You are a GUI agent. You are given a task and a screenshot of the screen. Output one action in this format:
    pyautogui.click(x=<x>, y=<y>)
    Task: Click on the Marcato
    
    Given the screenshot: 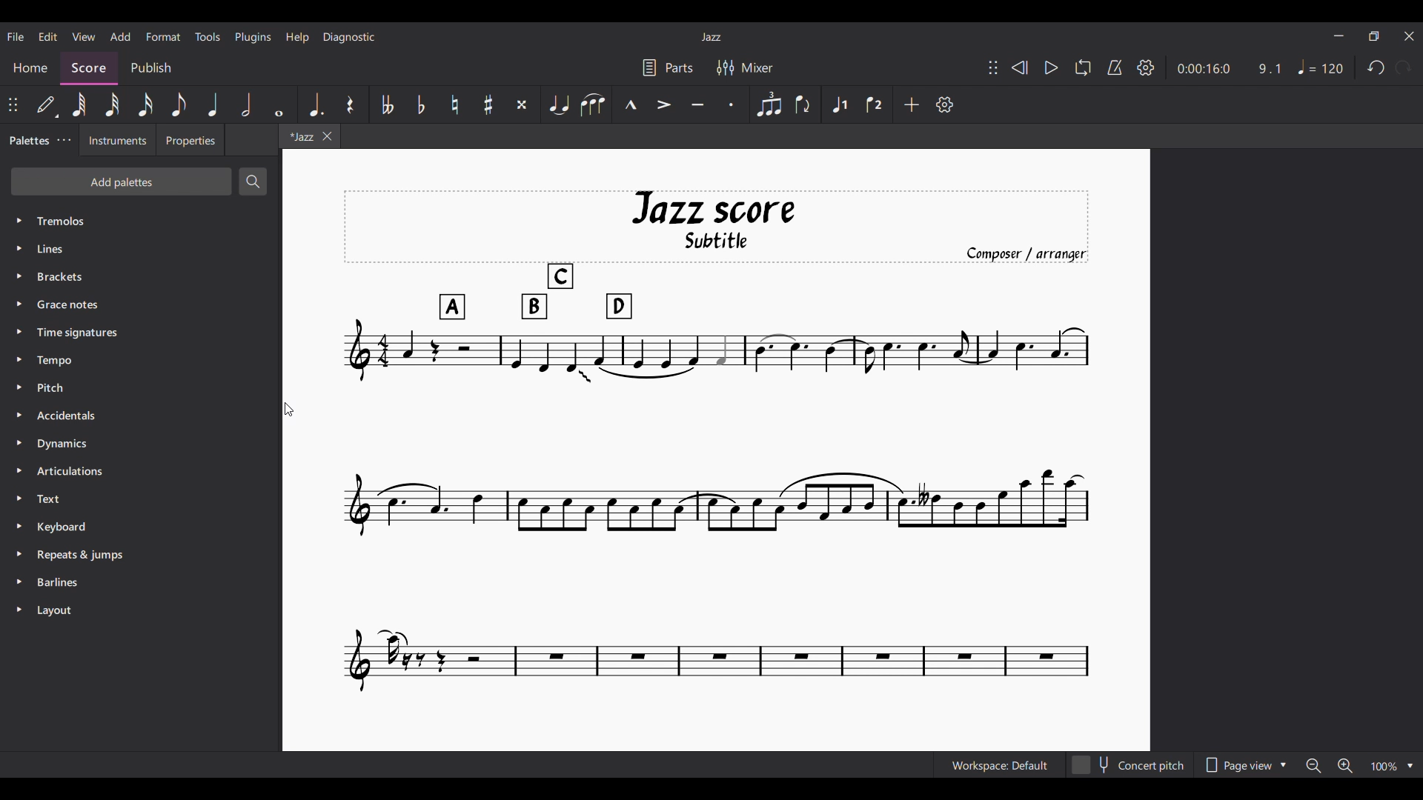 What is the action you would take?
    pyautogui.click(x=631, y=104)
    